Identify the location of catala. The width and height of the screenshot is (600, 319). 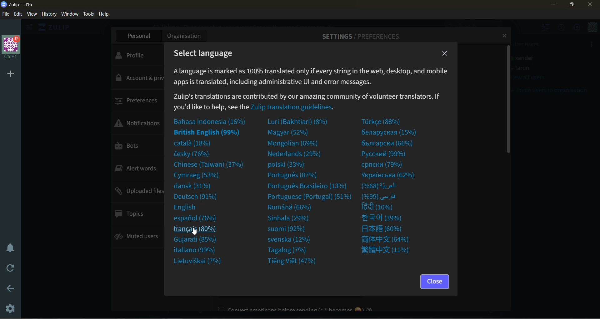
(194, 143).